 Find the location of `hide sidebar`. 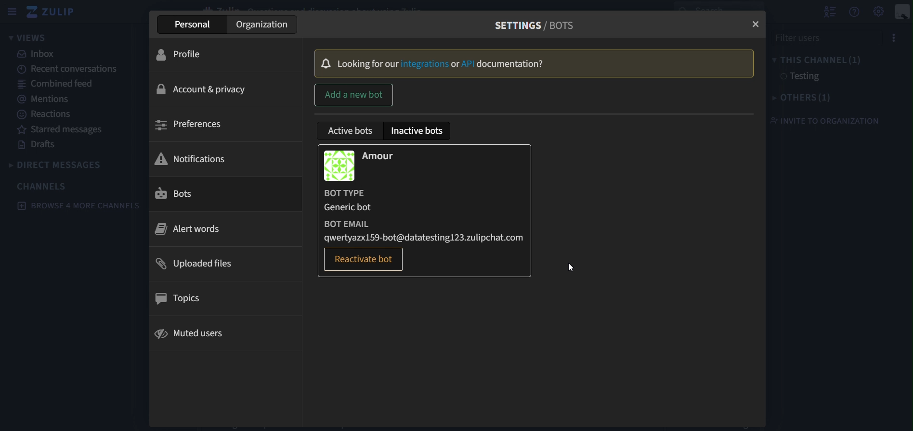

hide sidebar is located at coordinates (10, 13).